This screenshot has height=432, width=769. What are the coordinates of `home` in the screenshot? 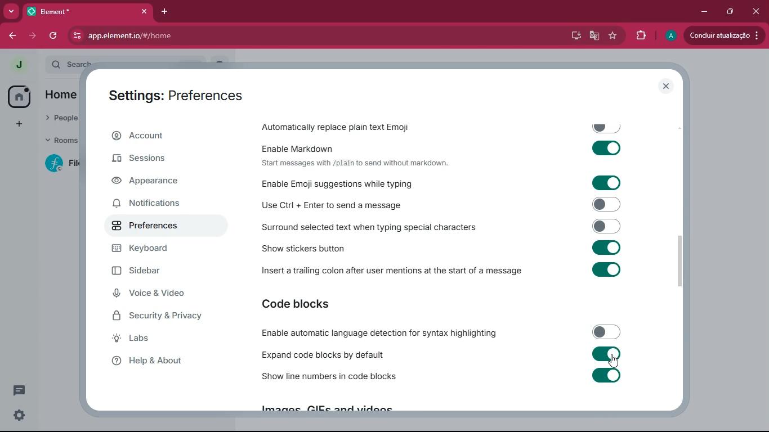 It's located at (64, 96).